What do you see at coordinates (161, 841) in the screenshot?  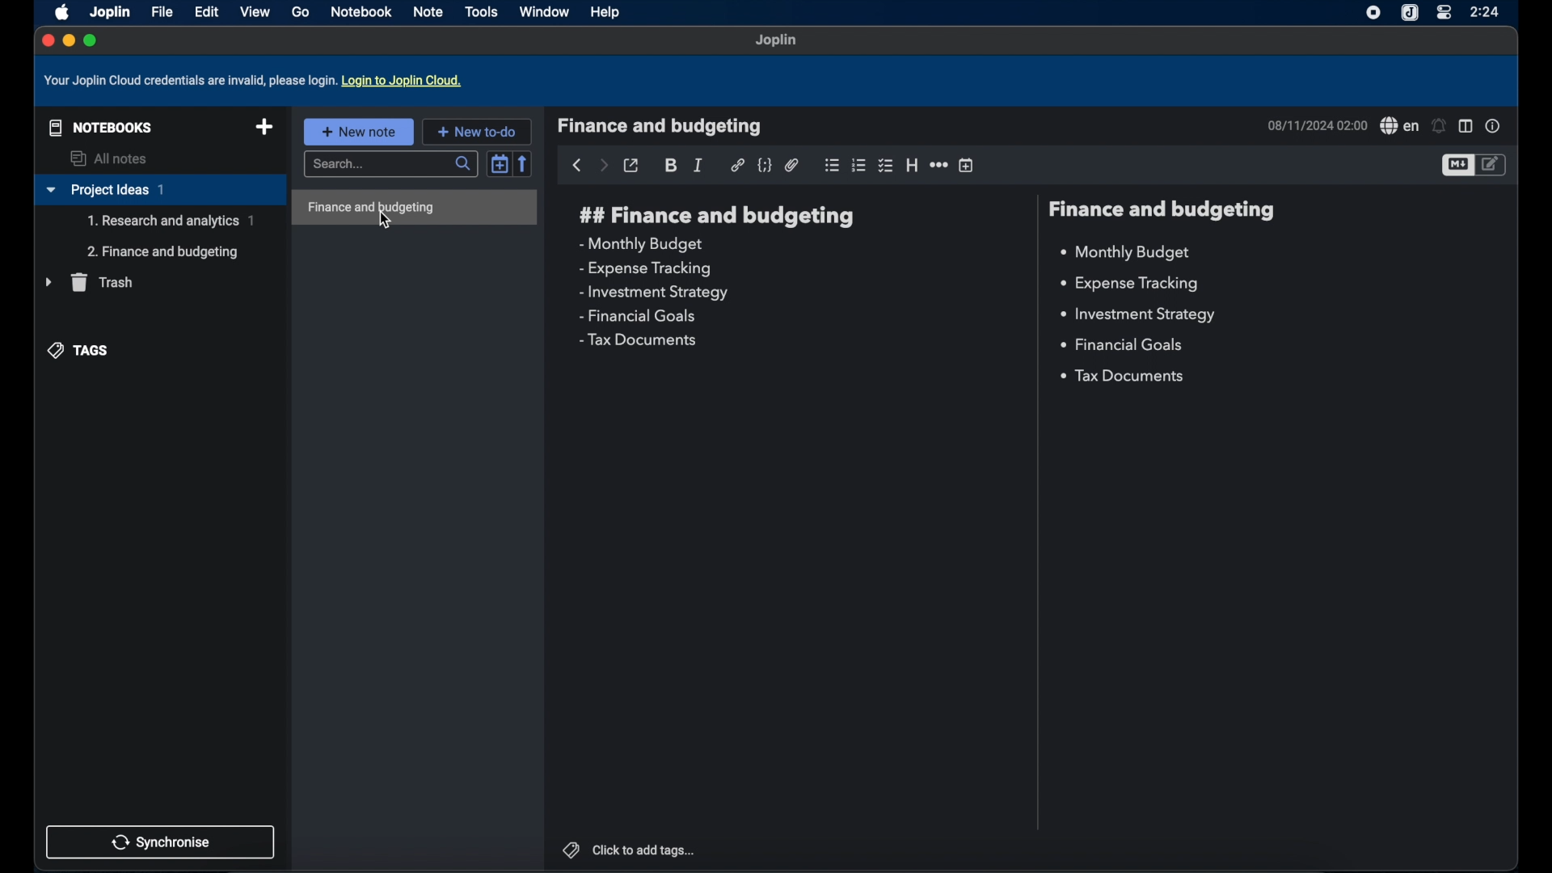 I see `synchronise` at bounding box center [161, 841].